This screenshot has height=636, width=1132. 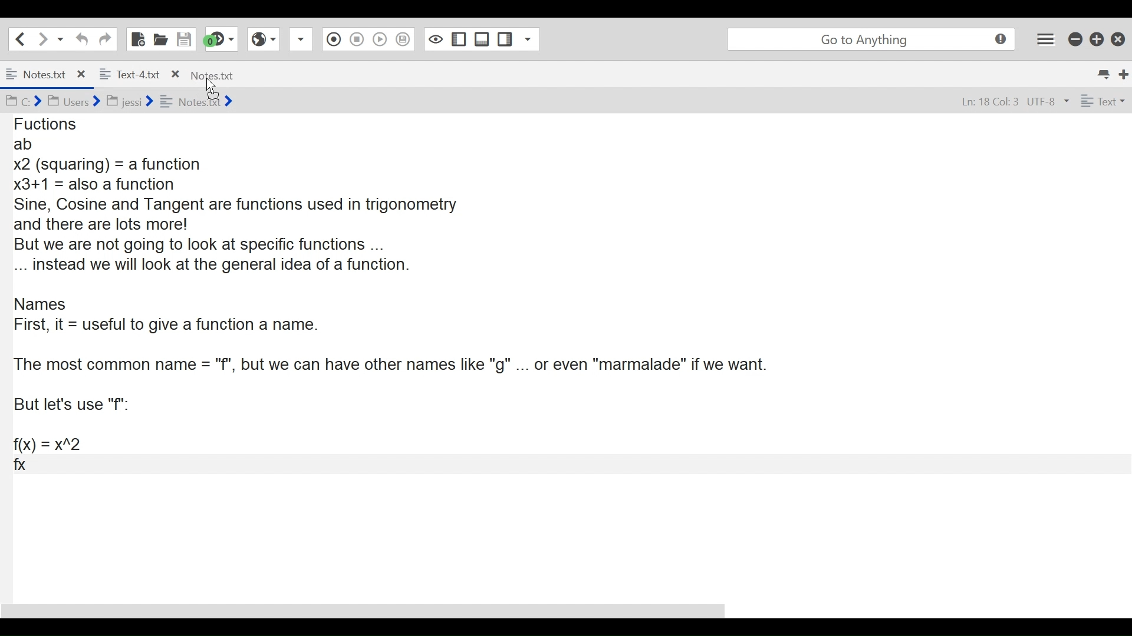 What do you see at coordinates (404, 38) in the screenshot?
I see `Save Macro to Toolbox as Superscript` at bounding box center [404, 38].